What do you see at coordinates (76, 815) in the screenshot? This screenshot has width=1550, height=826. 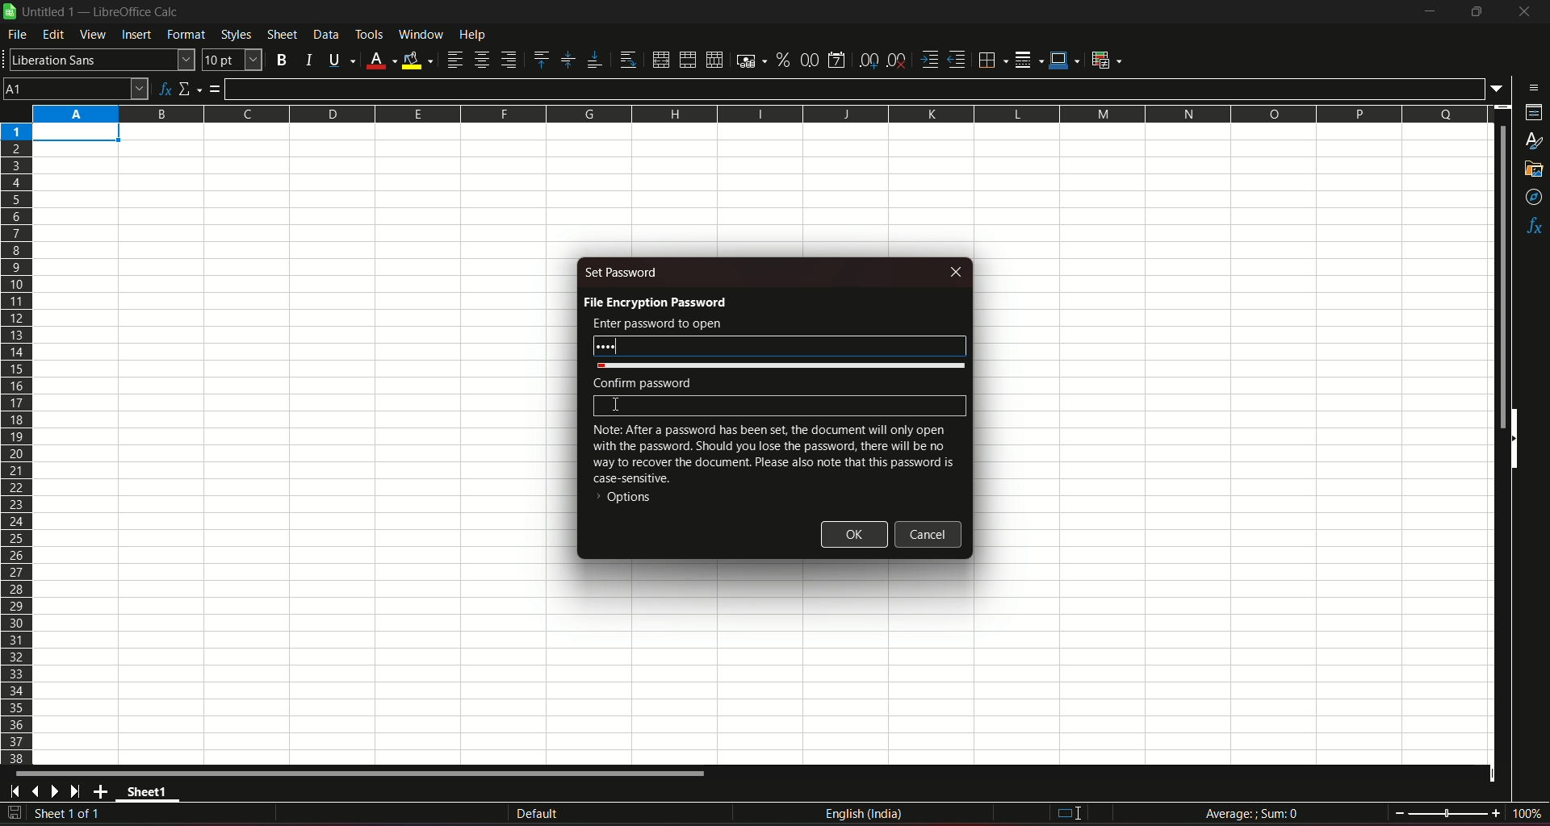 I see `sheet number` at bounding box center [76, 815].